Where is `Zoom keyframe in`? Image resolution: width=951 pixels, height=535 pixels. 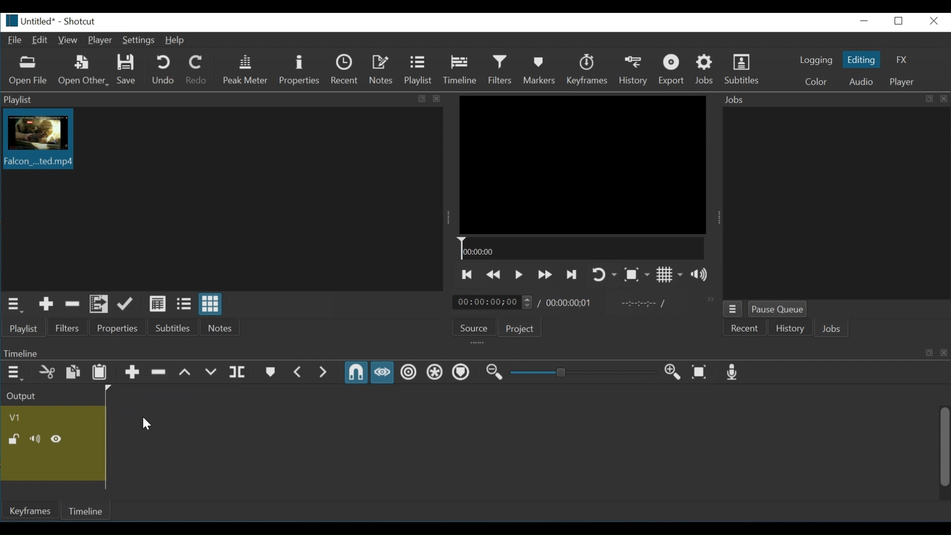 Zoom keyframe in is located at coordinates (671, 371).